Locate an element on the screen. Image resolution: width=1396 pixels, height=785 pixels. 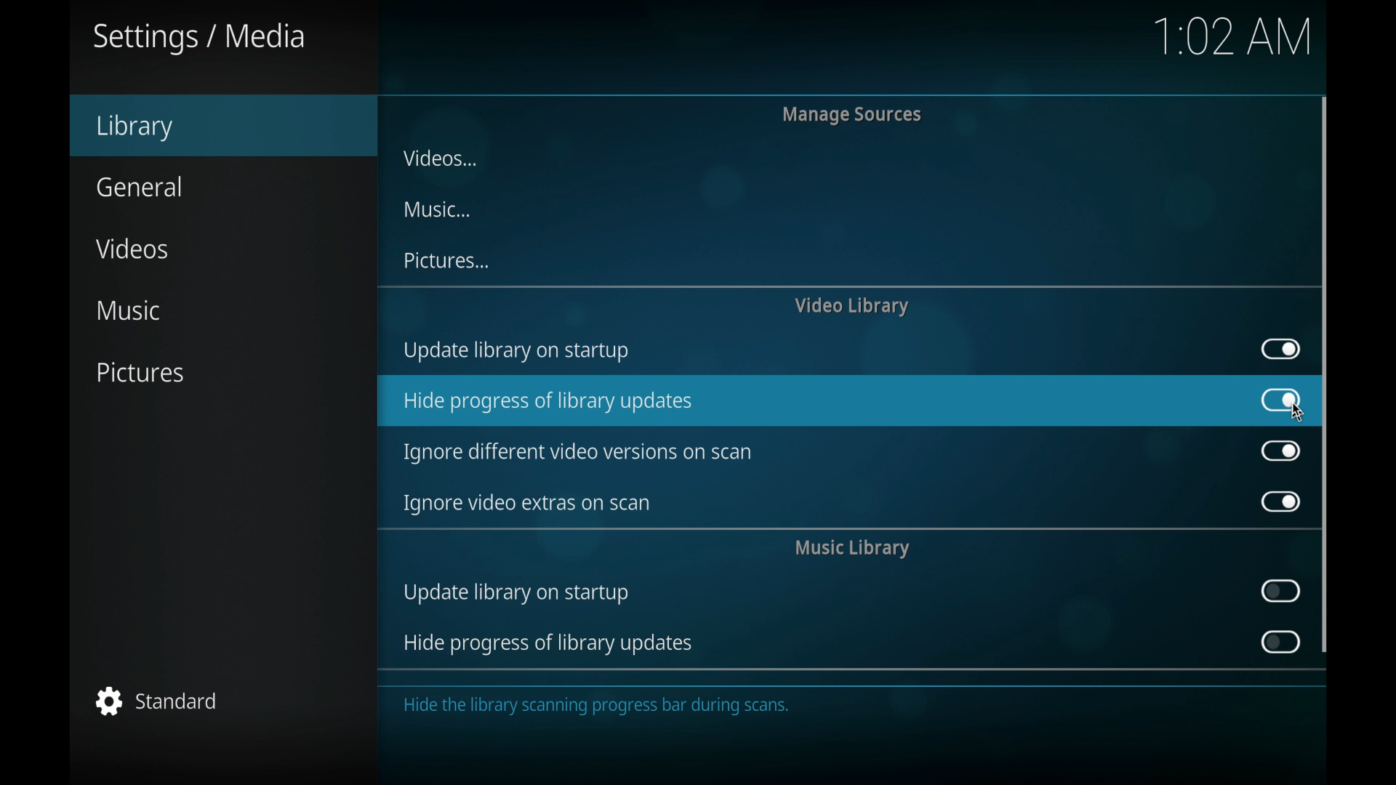
toggle button is located at coordinates (1280, 502).